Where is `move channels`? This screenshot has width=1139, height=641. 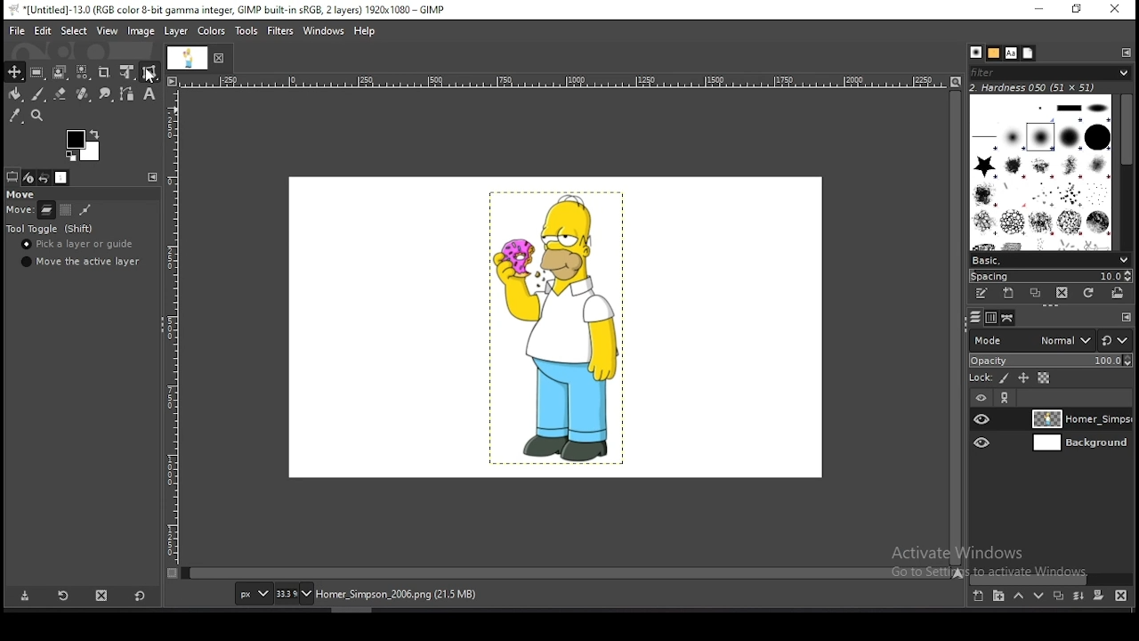
move channels is located at coordinates (64, 209).